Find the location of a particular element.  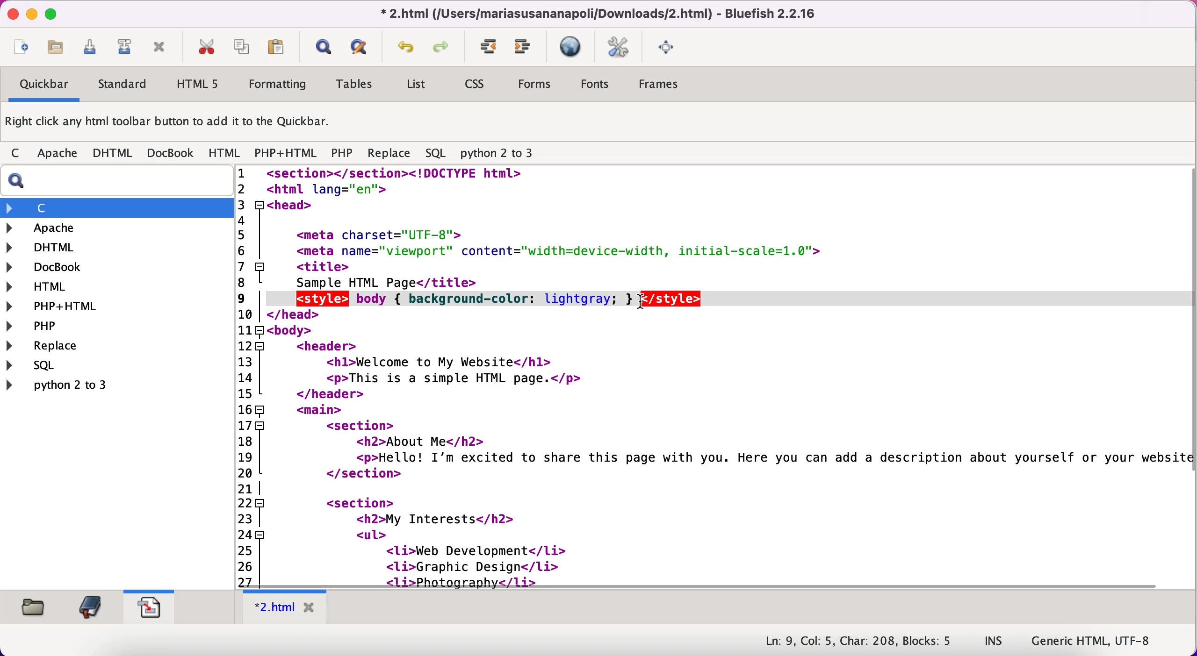

list is located at coordinates (415, 86).